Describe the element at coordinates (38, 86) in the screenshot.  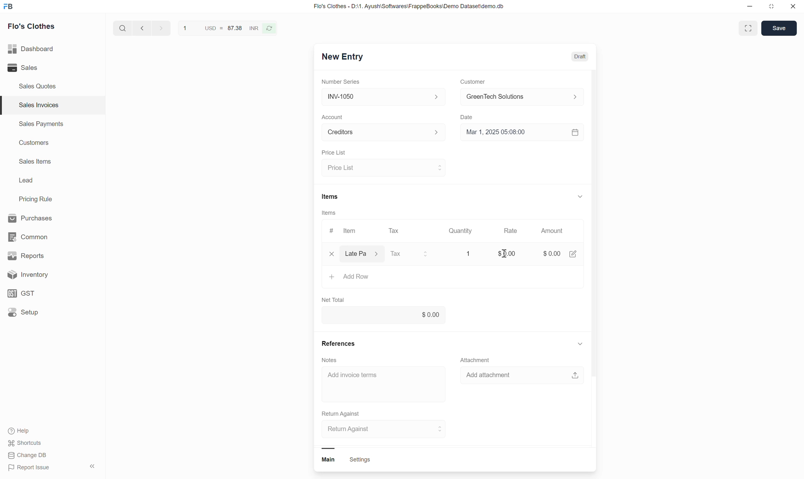
I see `Sales Quotes` at that location.